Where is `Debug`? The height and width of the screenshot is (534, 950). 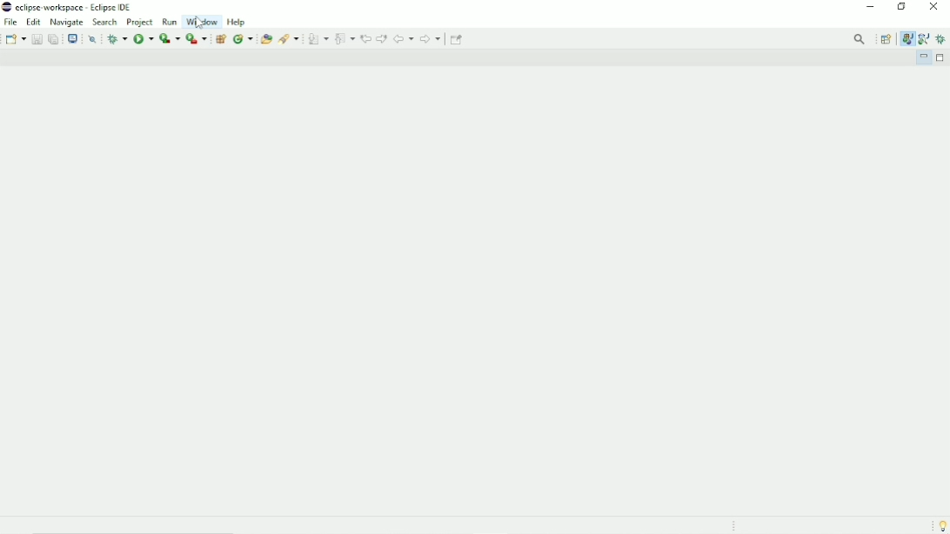 Debug is located at coordinates (941, 39).